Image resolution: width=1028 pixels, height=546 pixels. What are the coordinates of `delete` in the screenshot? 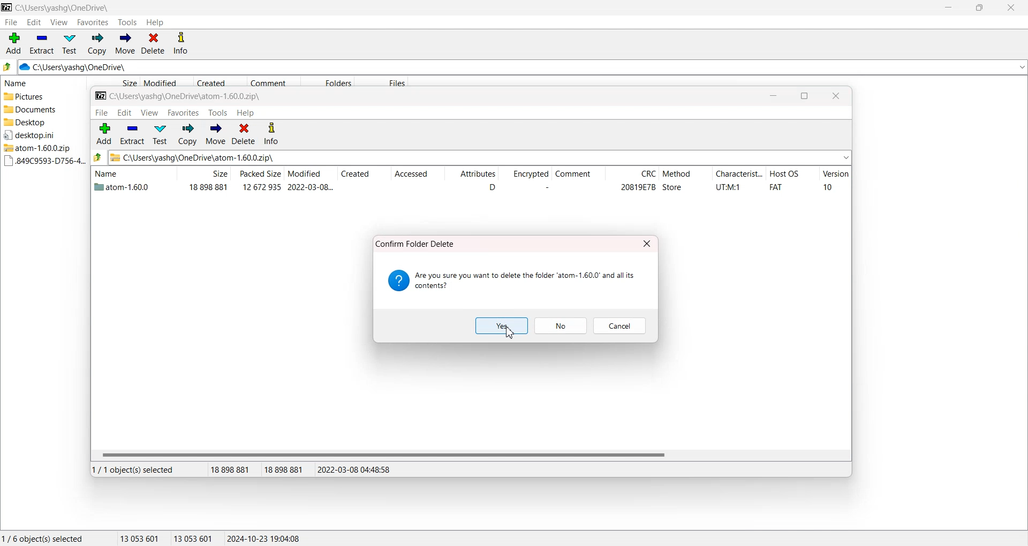 It's located at (244, 134).